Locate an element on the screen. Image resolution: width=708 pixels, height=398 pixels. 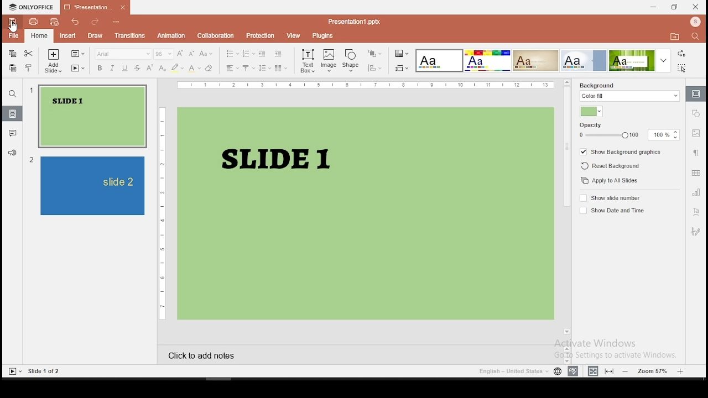
slide 2 preview is located at coordinates (88, 186).